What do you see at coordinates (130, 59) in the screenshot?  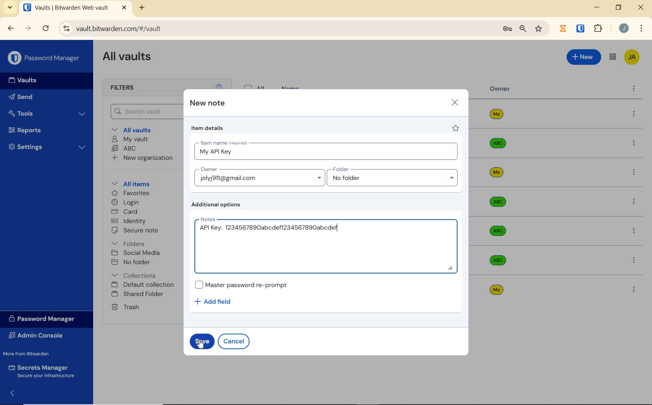 I see `All Vaults` at bounding box center [130, 59].